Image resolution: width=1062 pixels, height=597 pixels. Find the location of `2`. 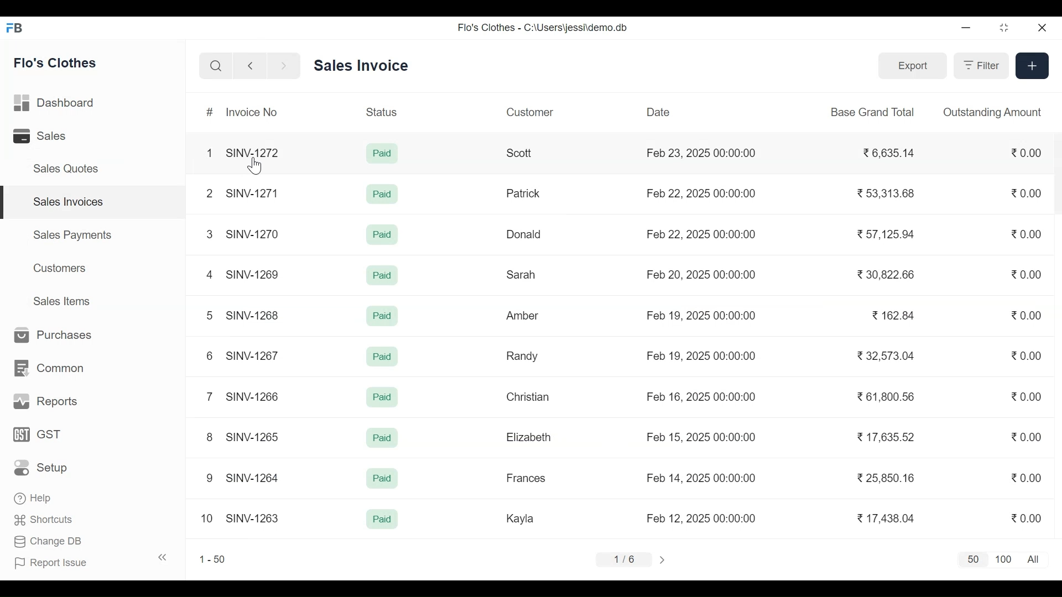

2 is located at coordinates (207, 192).